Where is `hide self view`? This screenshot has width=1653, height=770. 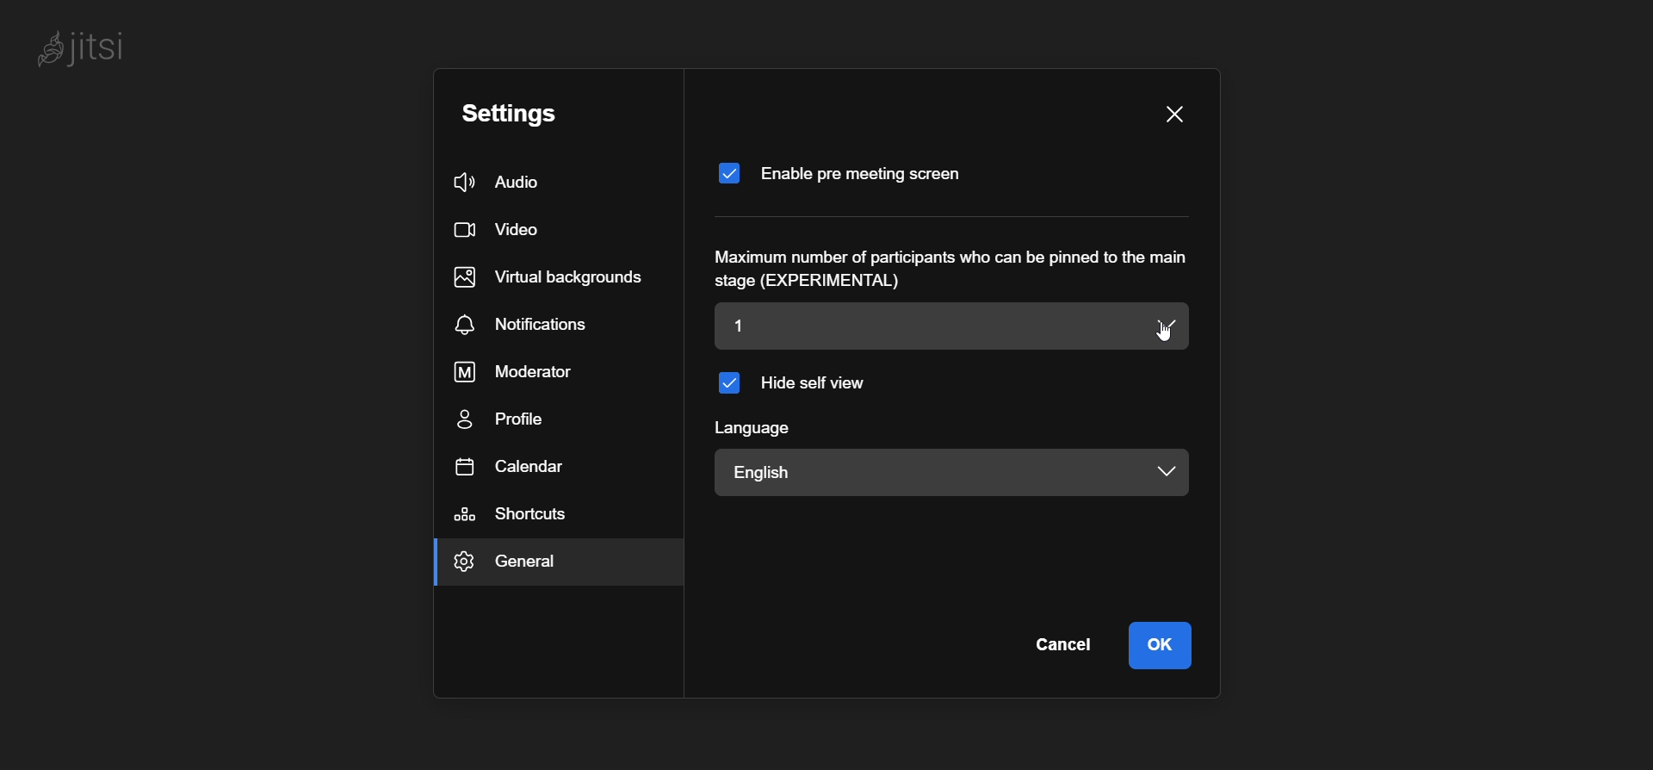
hide self view is located at coordinates (794, 382).